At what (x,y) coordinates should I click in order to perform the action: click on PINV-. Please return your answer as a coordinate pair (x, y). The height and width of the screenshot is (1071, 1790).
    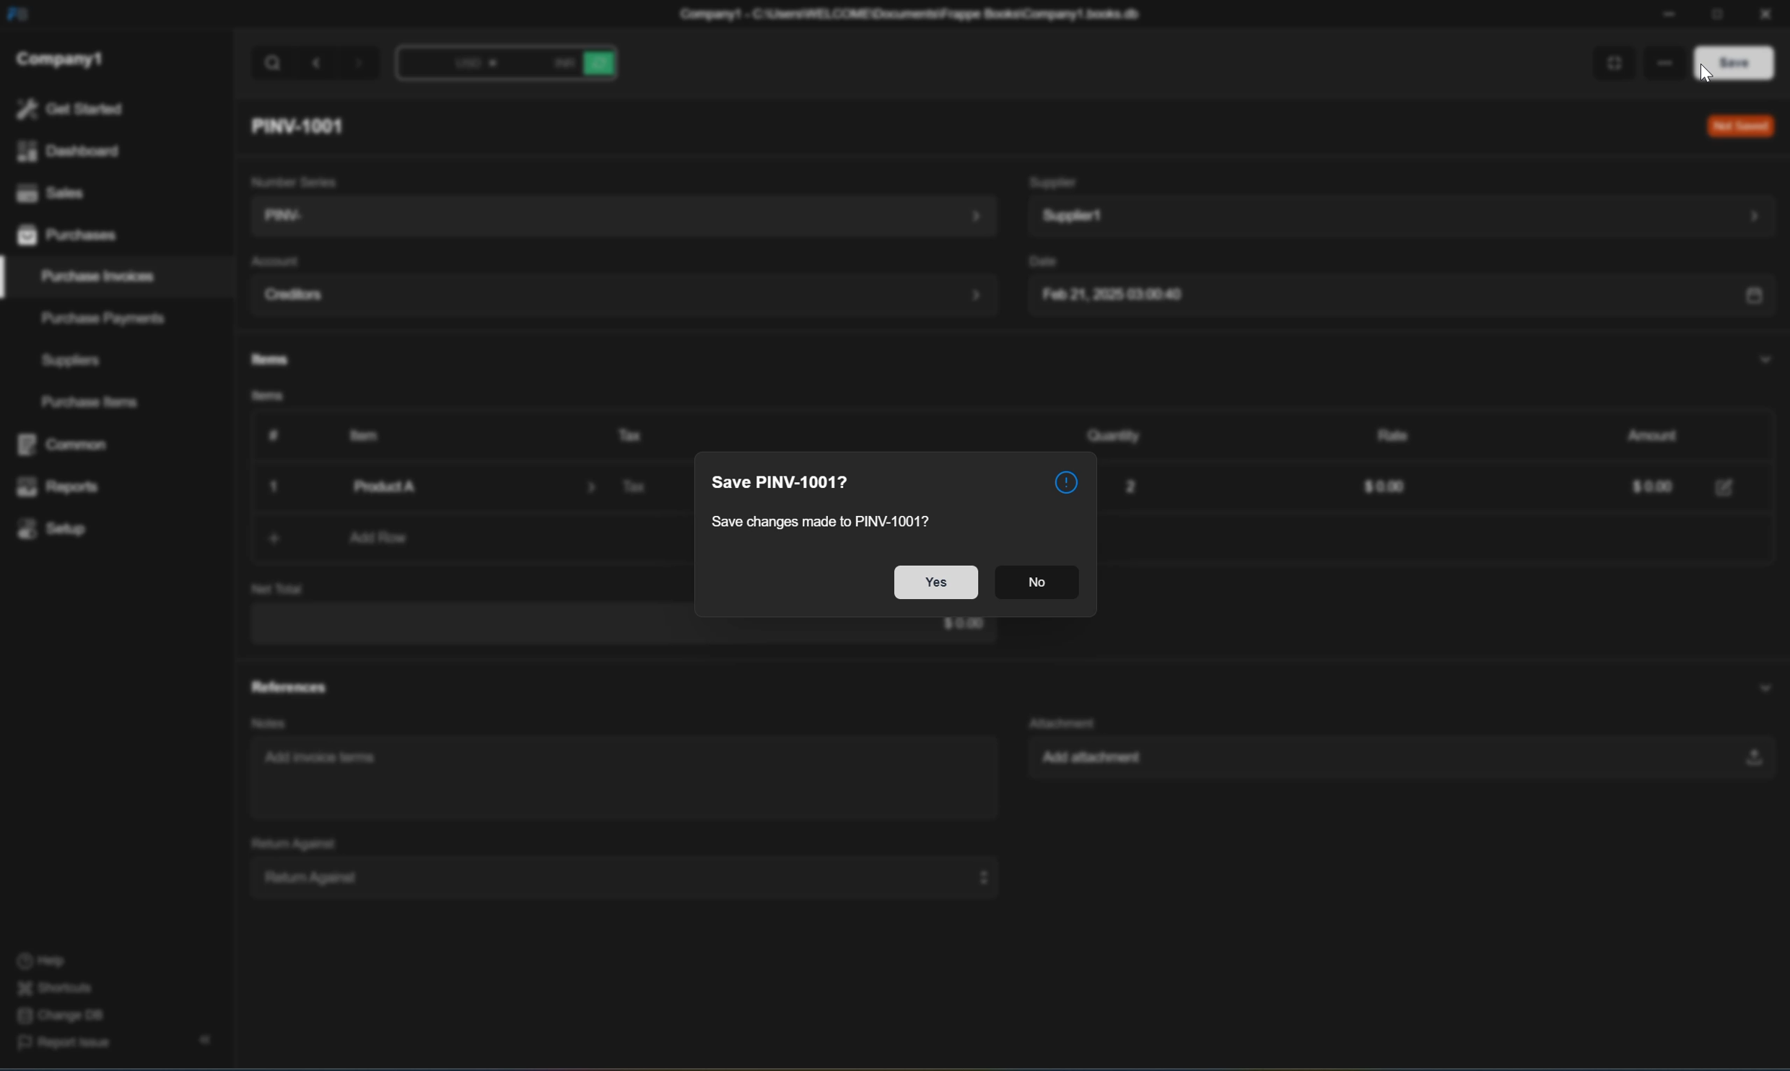
    Looking at the image, I should click on (618, 217).